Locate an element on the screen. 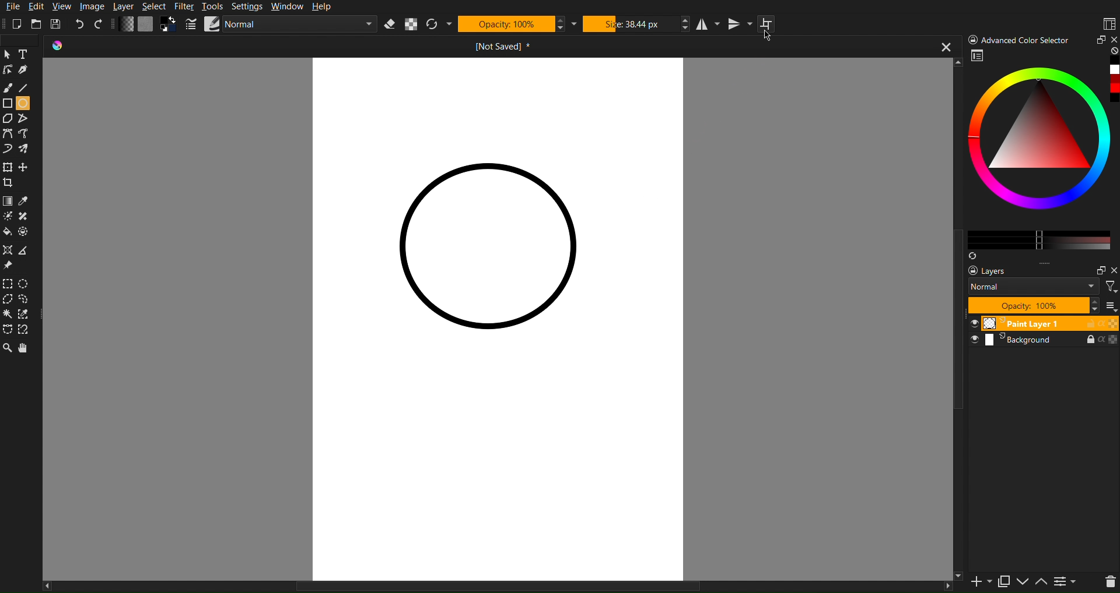 This screenshot has height=593, width=1120. Advanced Color Selector is located at coordinates (1037, 156).